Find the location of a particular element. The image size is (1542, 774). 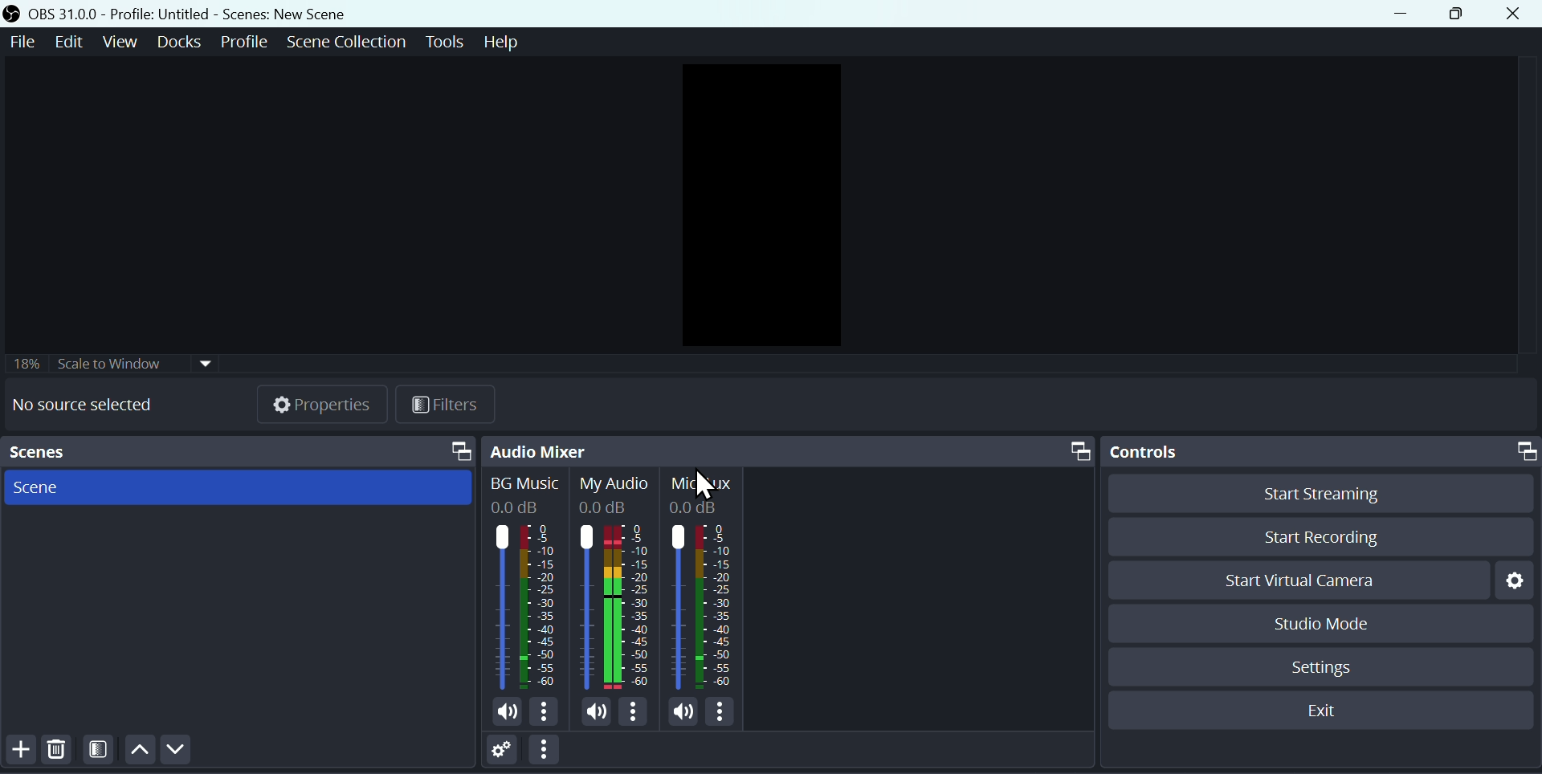

File is located at coordinates (23, 42).